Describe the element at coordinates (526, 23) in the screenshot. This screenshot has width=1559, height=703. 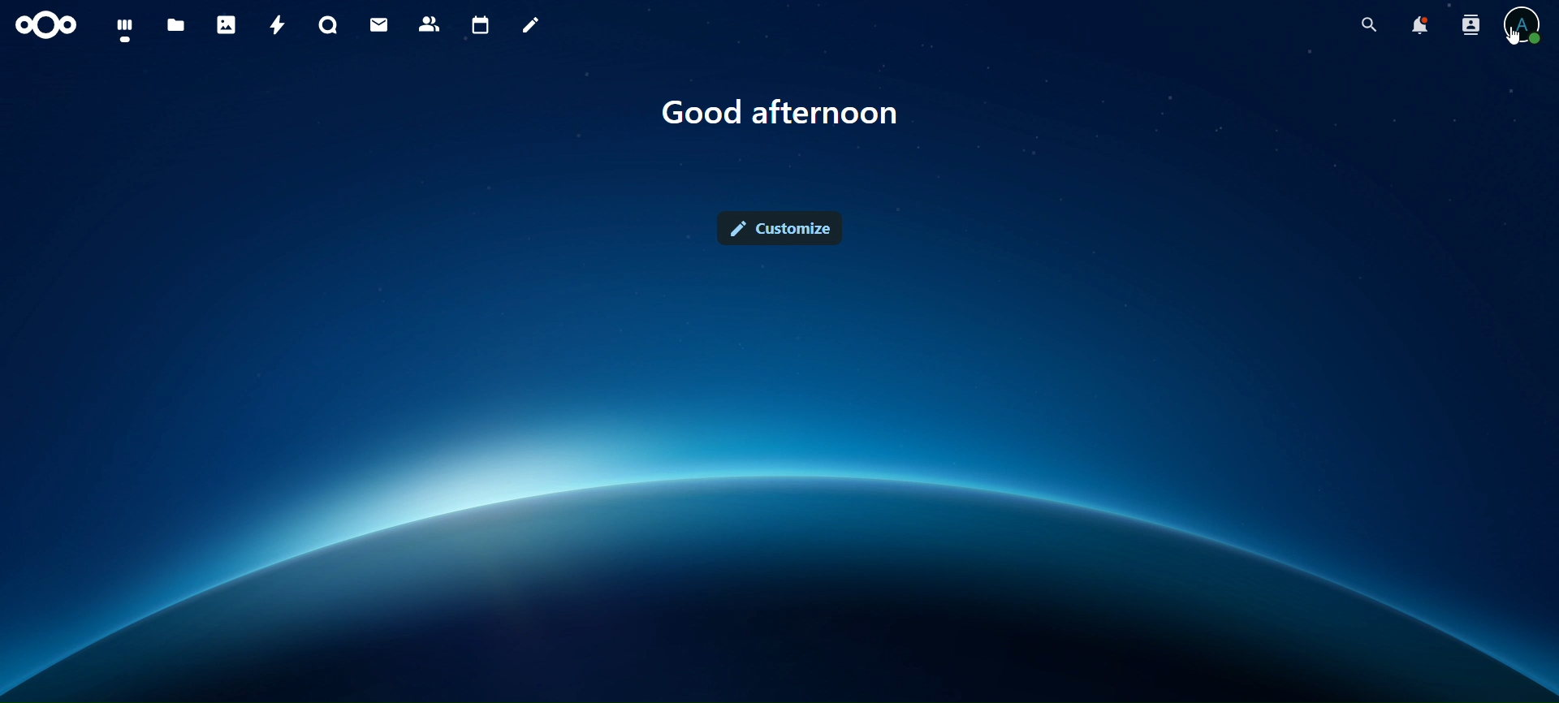
I see `notes` at that location.